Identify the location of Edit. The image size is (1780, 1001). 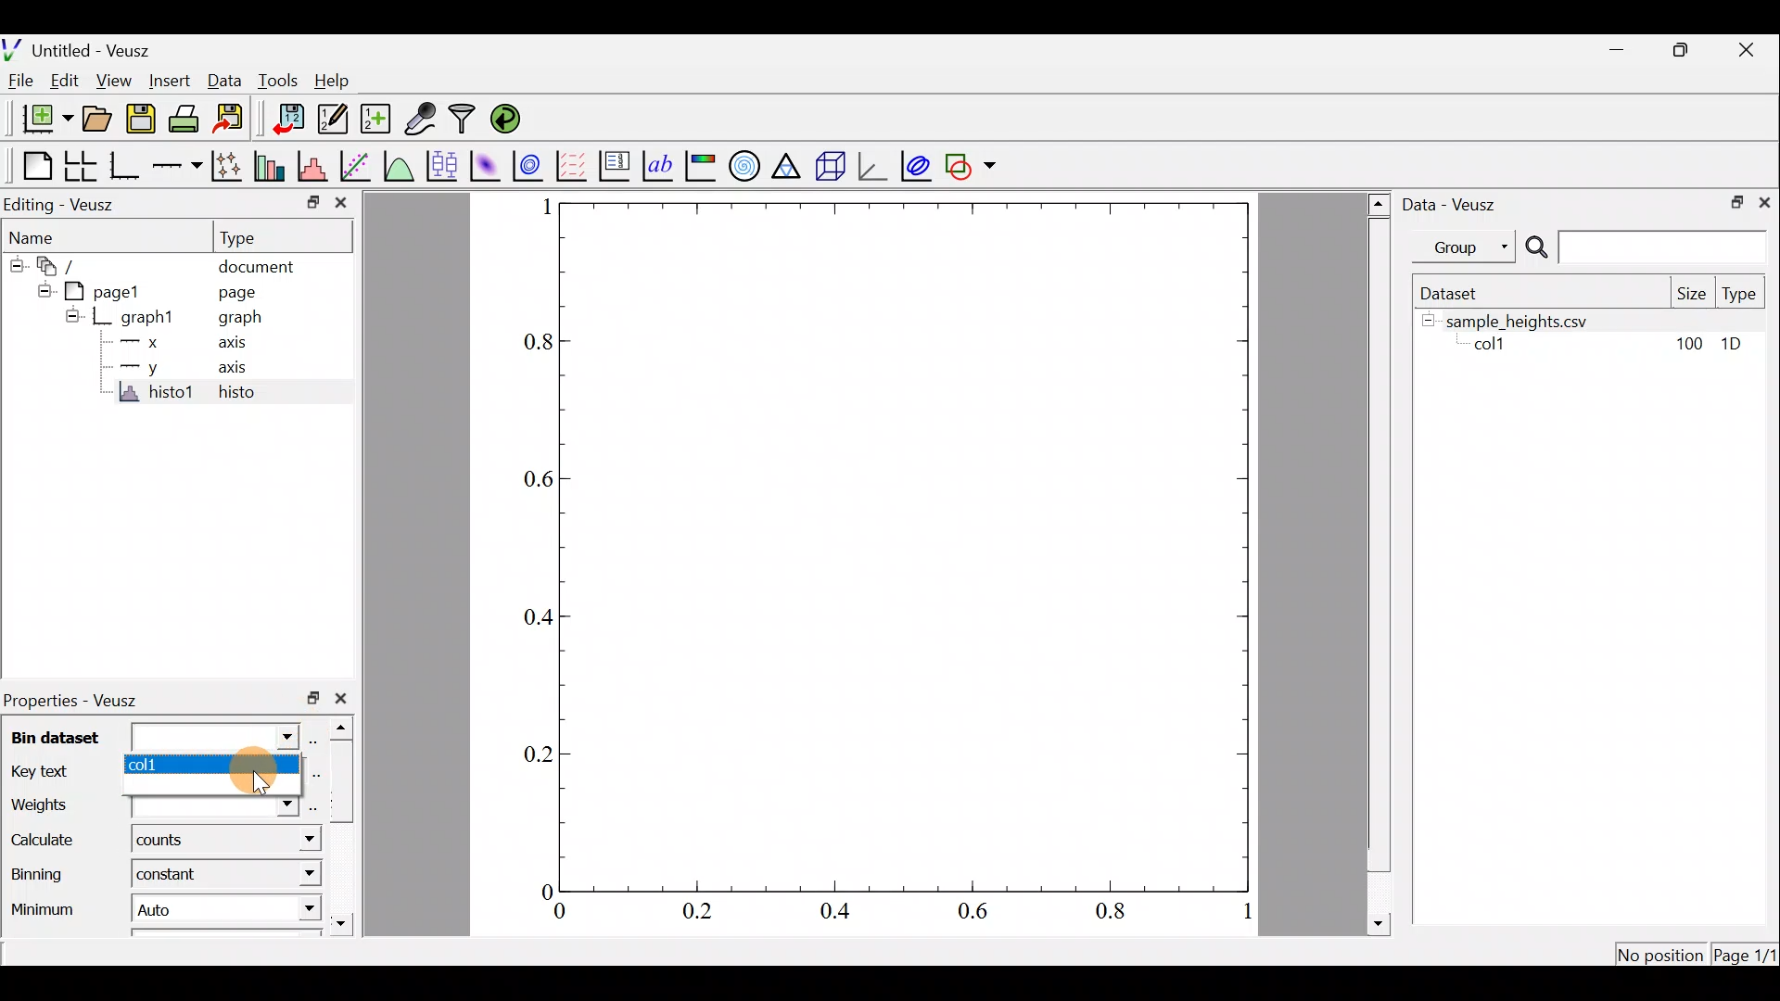
(63, 82).